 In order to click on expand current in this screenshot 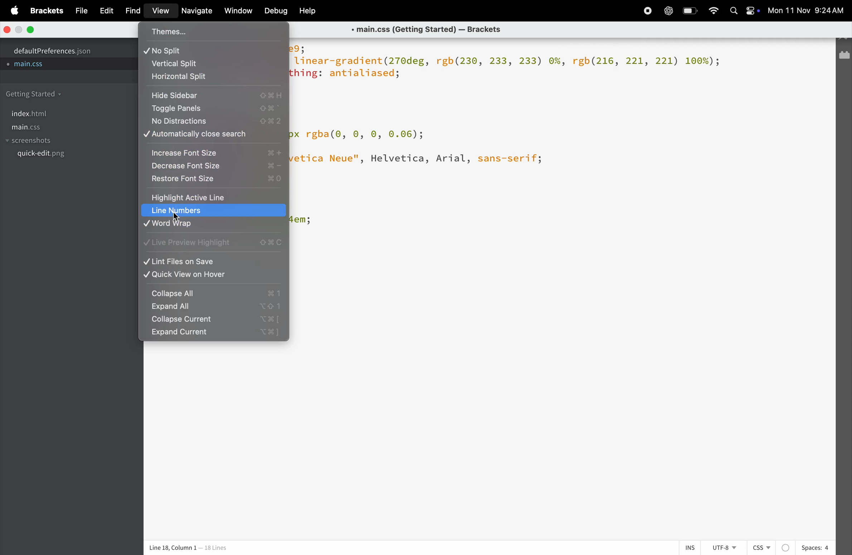, I will do `click(216, 334)`.